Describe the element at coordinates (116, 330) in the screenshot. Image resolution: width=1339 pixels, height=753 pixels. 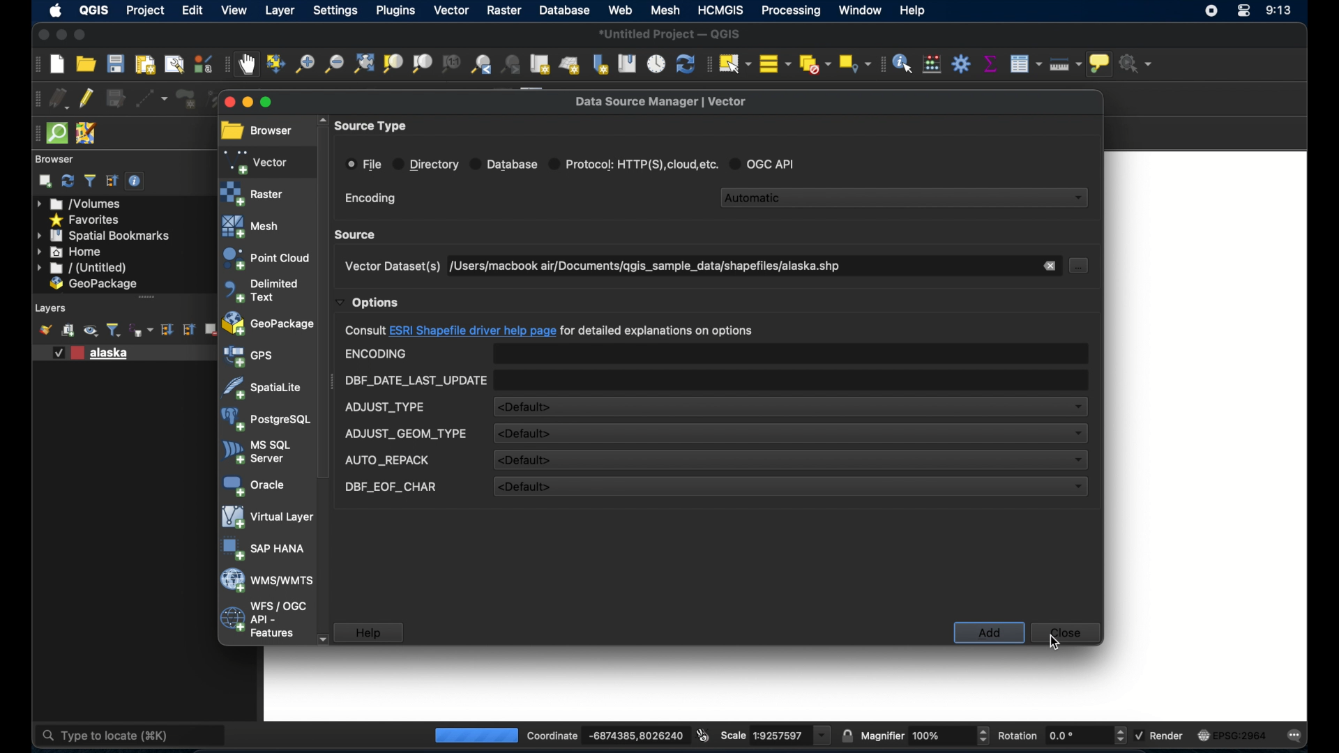
I see `filter legend` at that location.